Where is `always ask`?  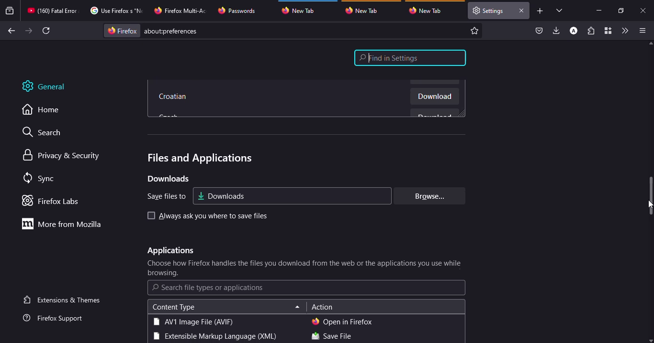 always ask is located at coordinates (213, 216).